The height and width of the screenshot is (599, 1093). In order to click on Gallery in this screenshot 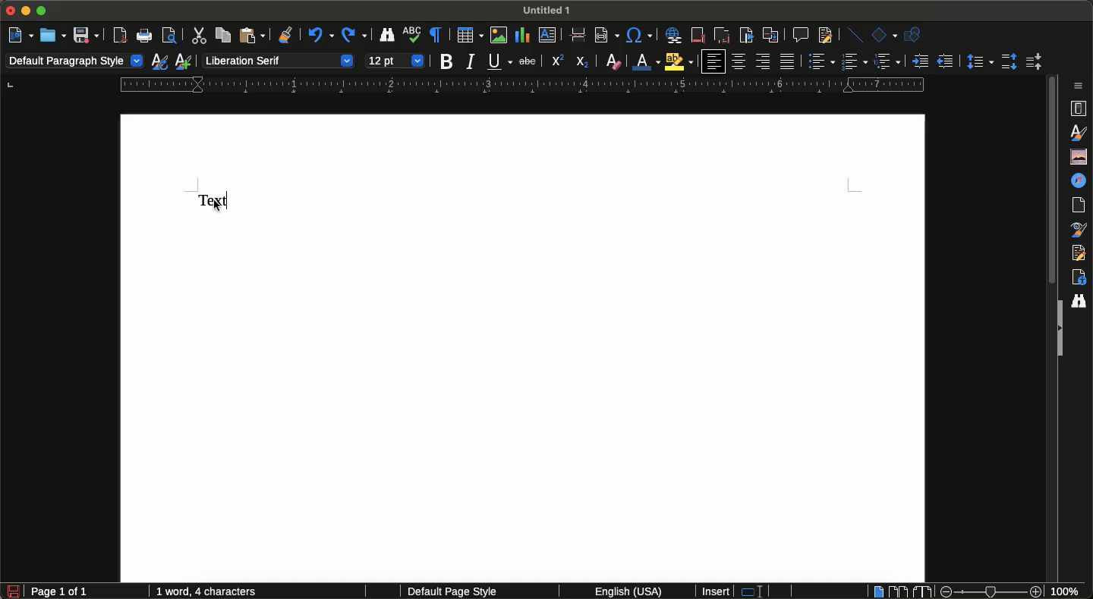, I will do `click(1076, 156)`.